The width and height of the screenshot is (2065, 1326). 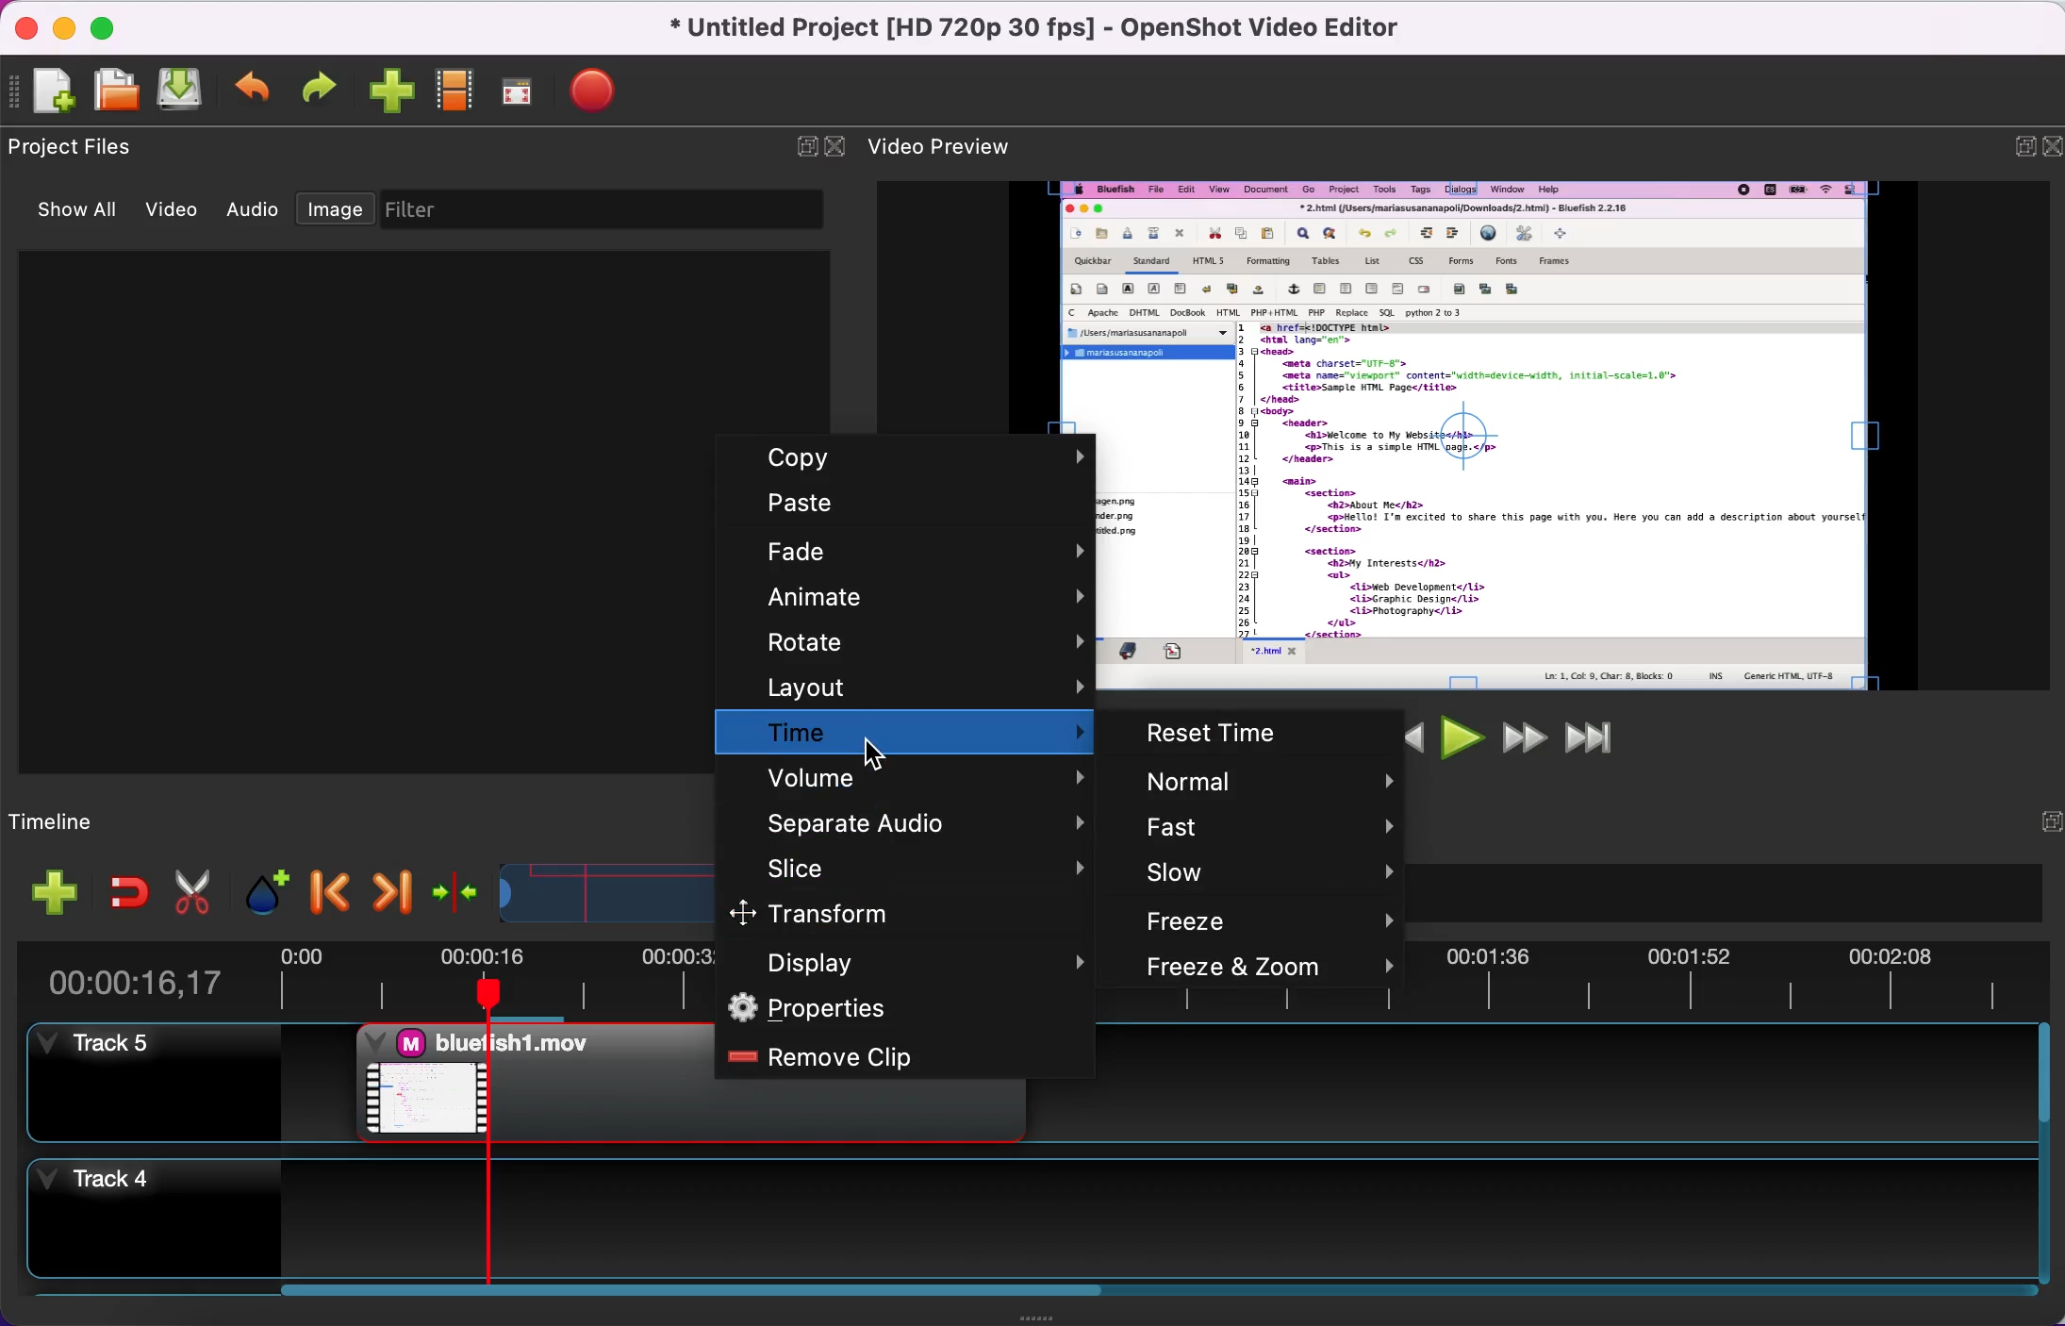 I want to click on jump to end, so click(x=1590, y=736).